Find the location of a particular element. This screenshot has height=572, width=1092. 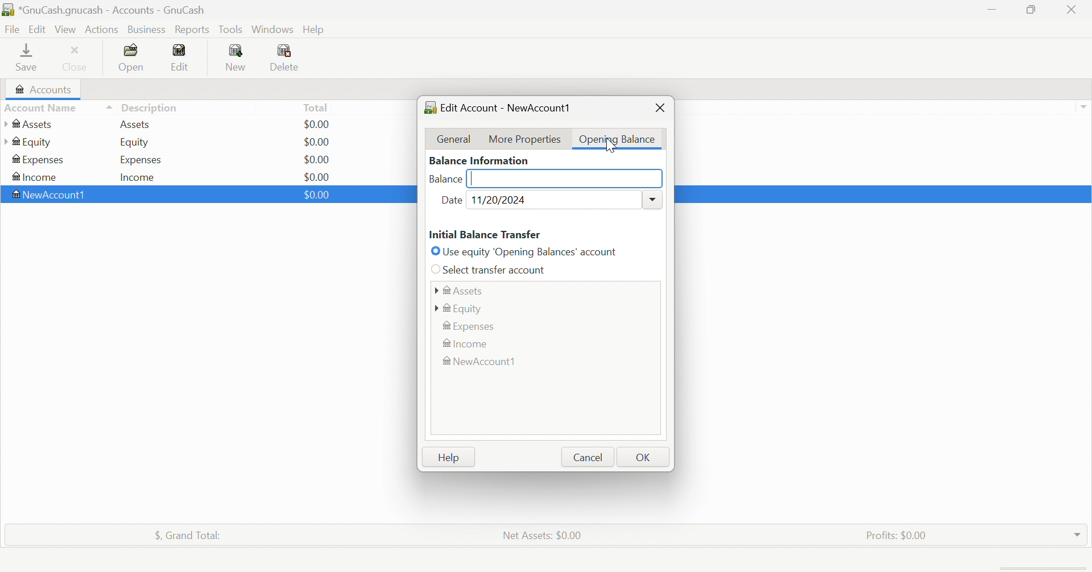

Edit is located at coordinates (183, 56).